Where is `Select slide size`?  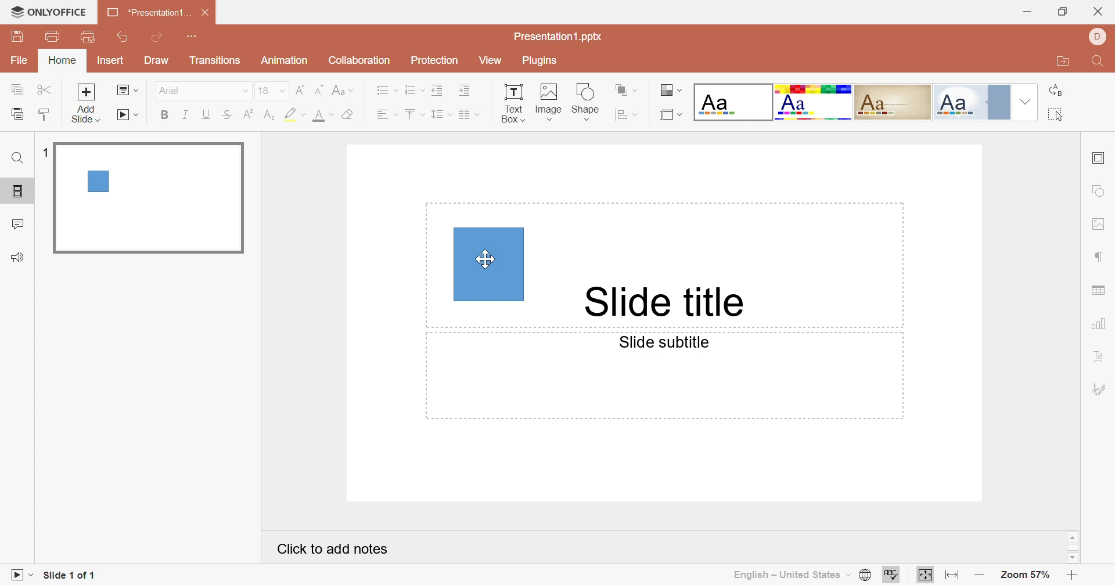 Select slide size is located at coordinates (670, 116).